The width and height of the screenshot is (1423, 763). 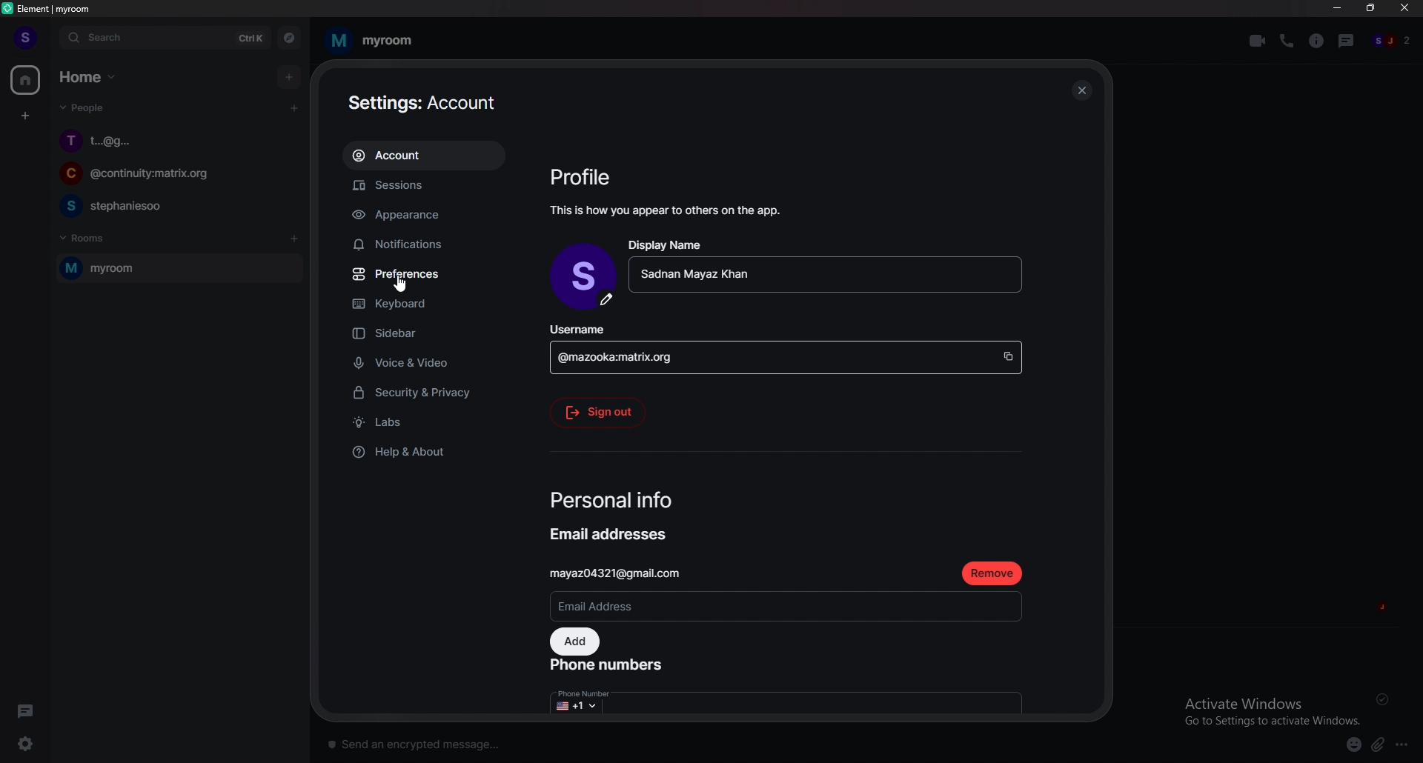 What do you see at coordinates (90, 76) in the screenshot?
I see `Home` at bounding box center [90, 76].